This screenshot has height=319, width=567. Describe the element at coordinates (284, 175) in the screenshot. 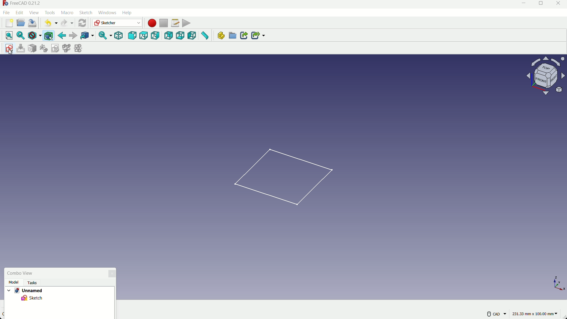

I see `first sketch` at that location.